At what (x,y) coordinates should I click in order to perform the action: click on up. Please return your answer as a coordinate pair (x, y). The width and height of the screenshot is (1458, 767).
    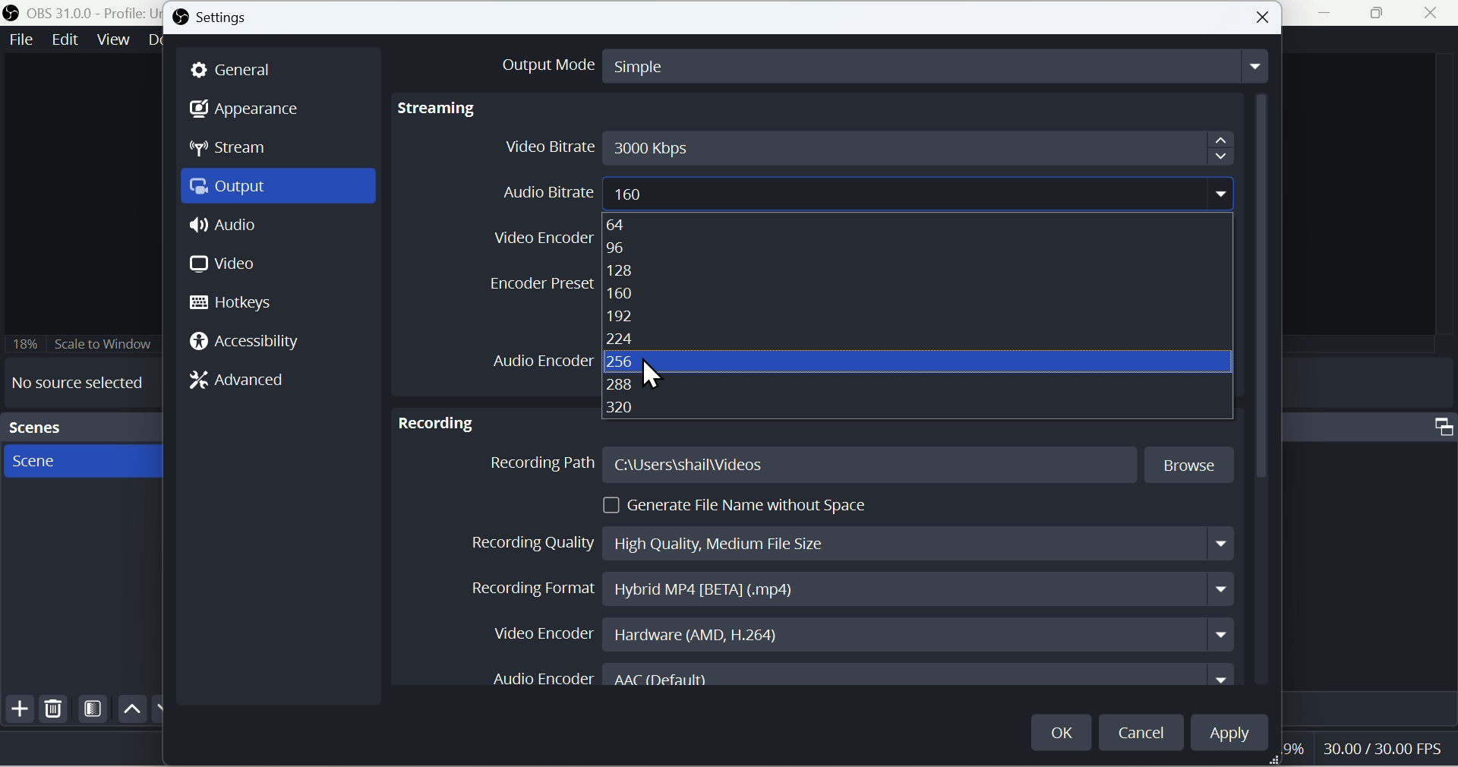
    Looking at the image, I should click on (130, 709).